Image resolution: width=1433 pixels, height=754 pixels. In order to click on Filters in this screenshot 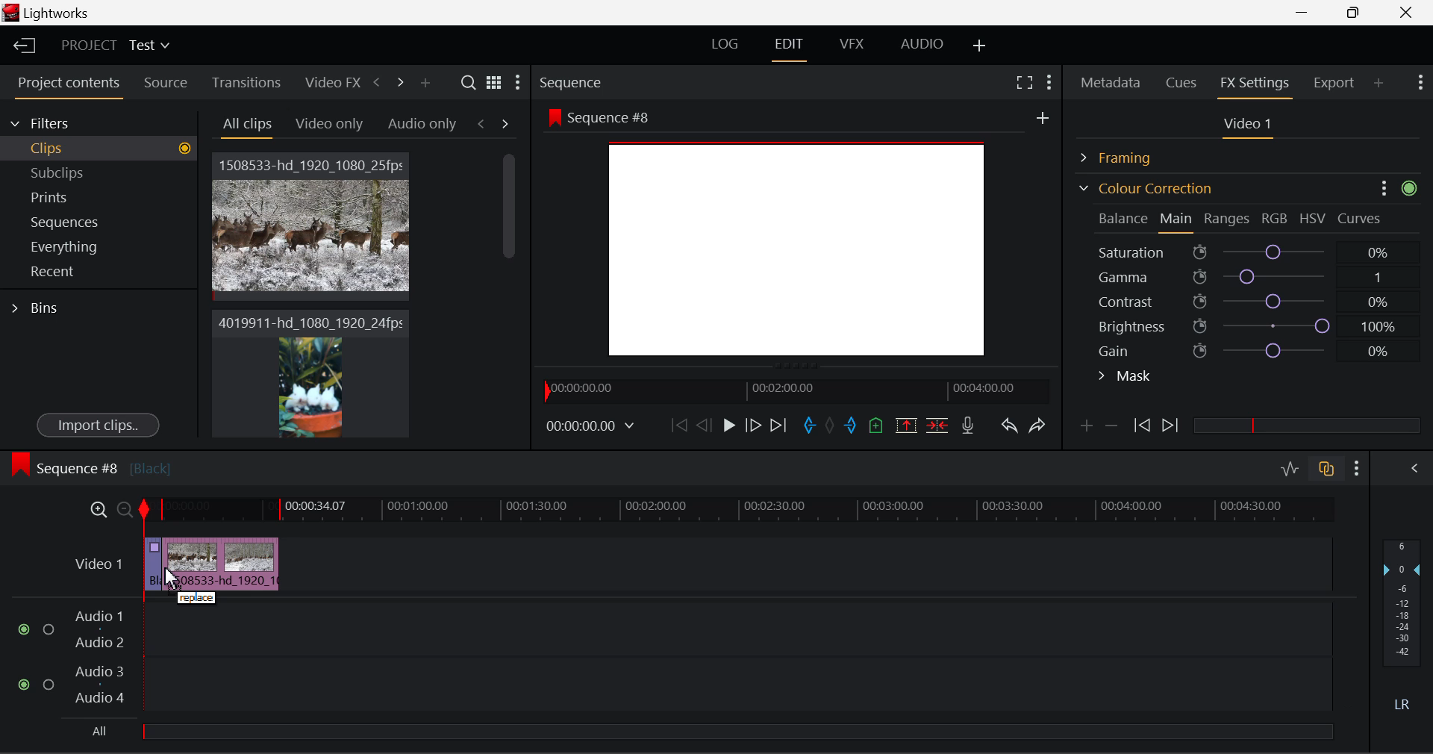, I will do `click(54, 121)`.